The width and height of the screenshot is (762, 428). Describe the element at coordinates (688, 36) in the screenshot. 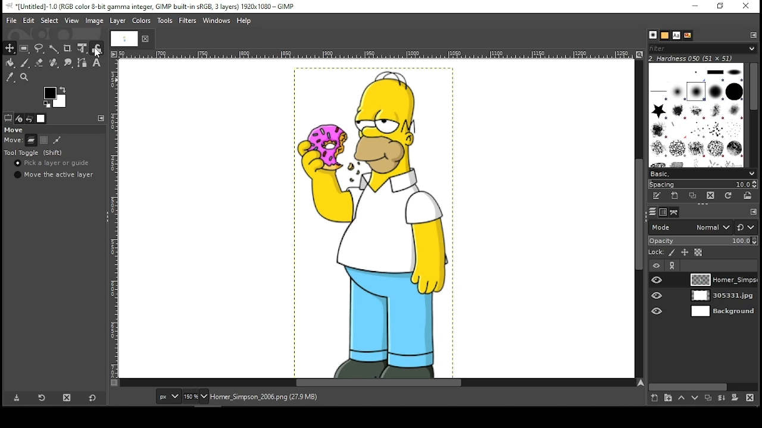

I see `document history` at that location.